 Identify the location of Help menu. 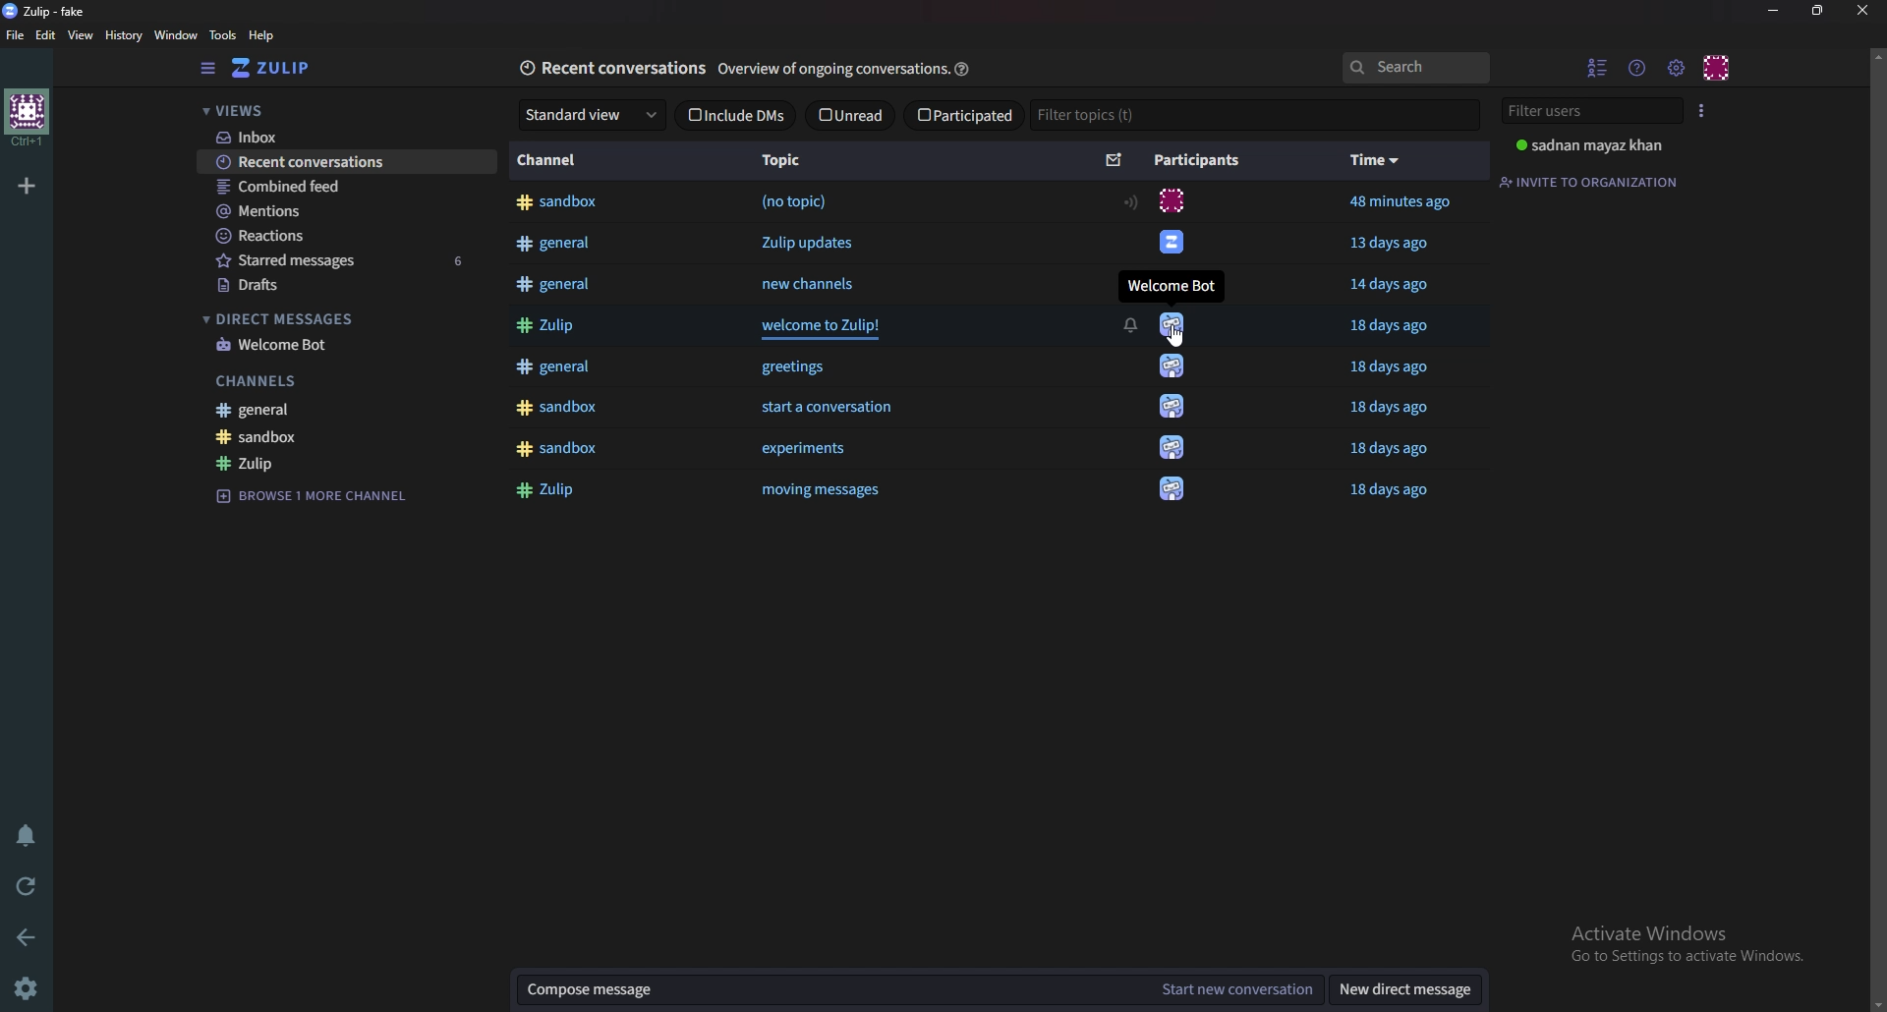
(1635, 67).